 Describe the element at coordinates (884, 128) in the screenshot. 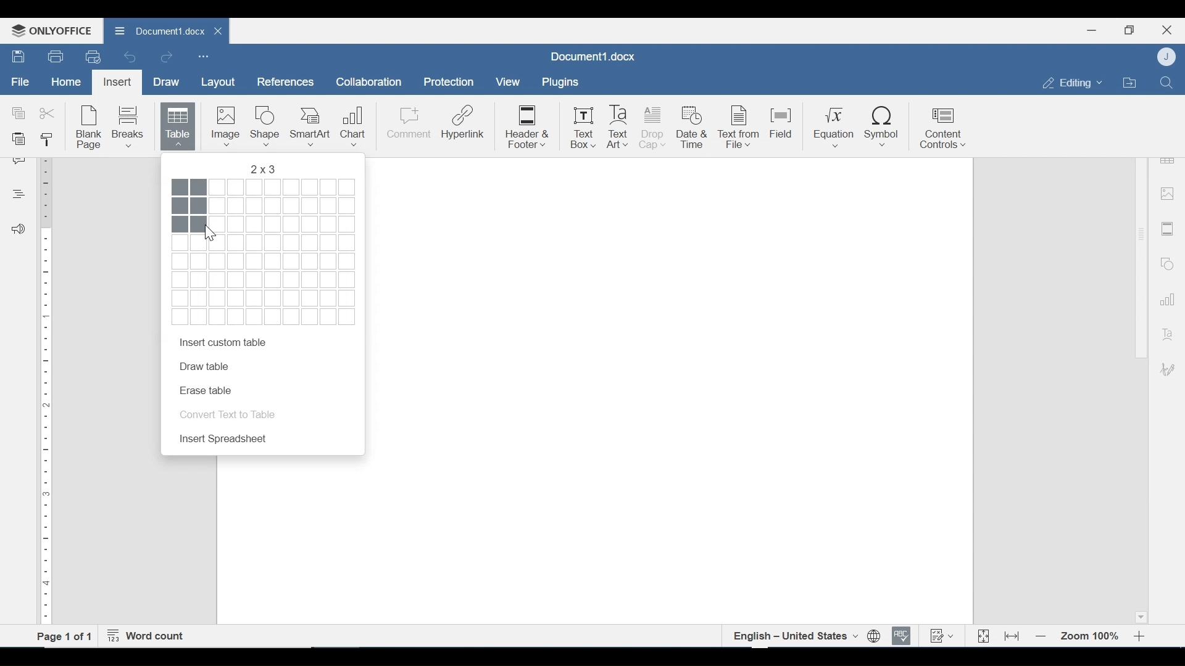

I see `Symbol` at that location.